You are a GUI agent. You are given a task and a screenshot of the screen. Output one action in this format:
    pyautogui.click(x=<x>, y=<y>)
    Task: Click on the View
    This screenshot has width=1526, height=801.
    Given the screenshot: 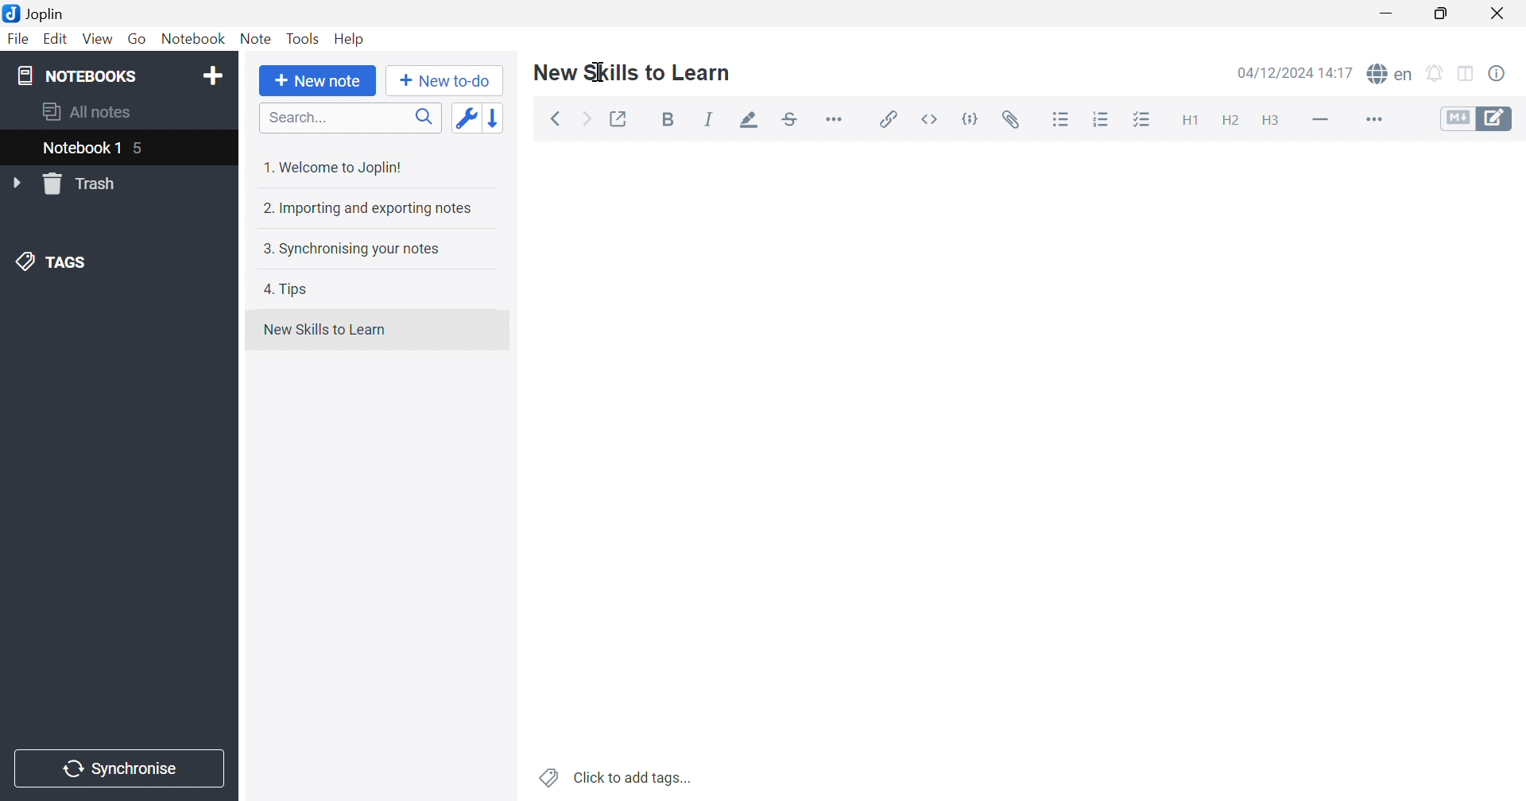 What is the action you would take?
    pyautogui.click(x=95, y=40)
    